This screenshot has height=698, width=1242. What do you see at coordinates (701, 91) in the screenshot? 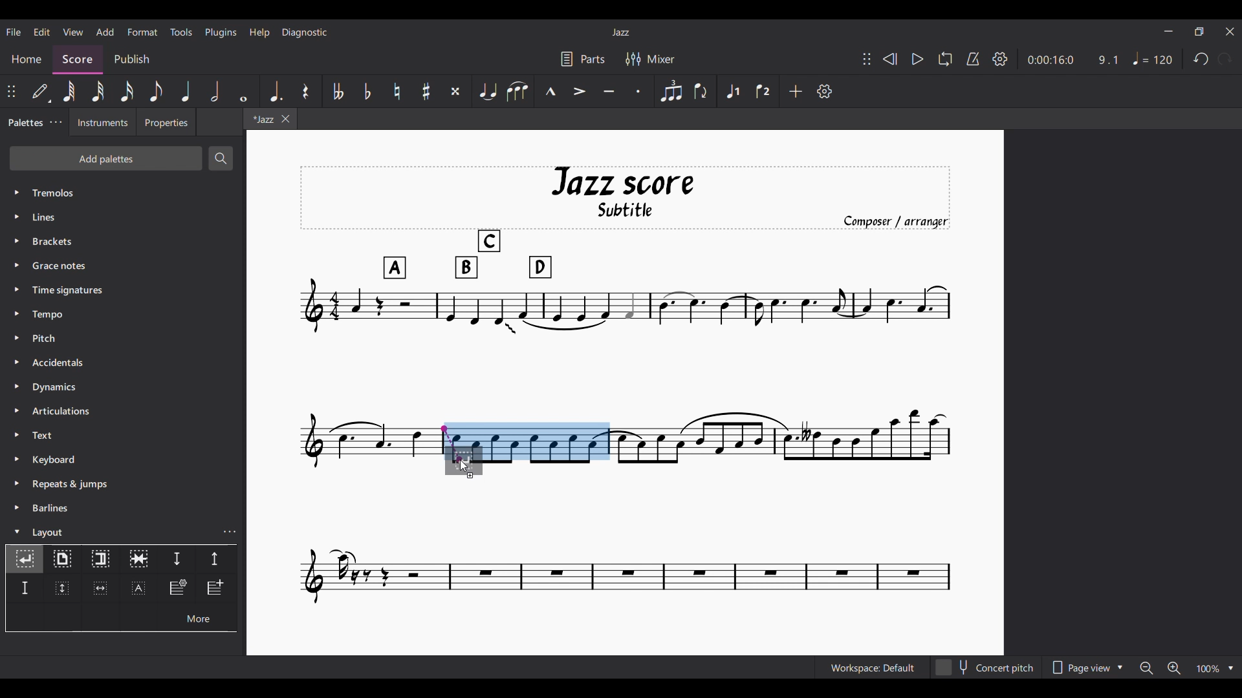
I see `Flip direction` at bounding box center [701, 91].